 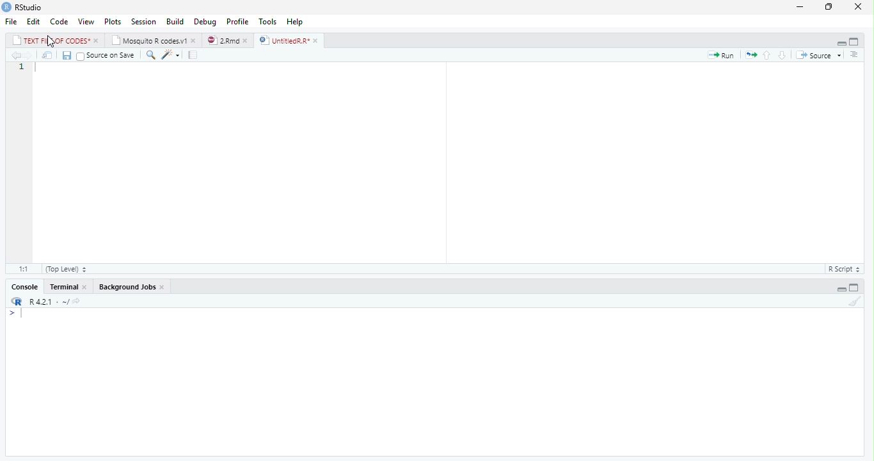 What do you see at coordinates (129, 287) in the screenshot?
I see `Background Jobs` at bounding box center [129, 287].